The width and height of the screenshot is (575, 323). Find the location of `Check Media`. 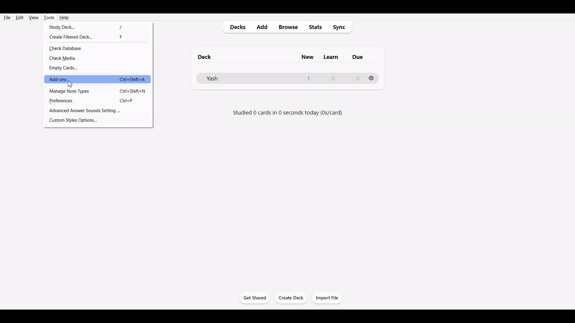

Check Media is located at coordinates (97, 58).